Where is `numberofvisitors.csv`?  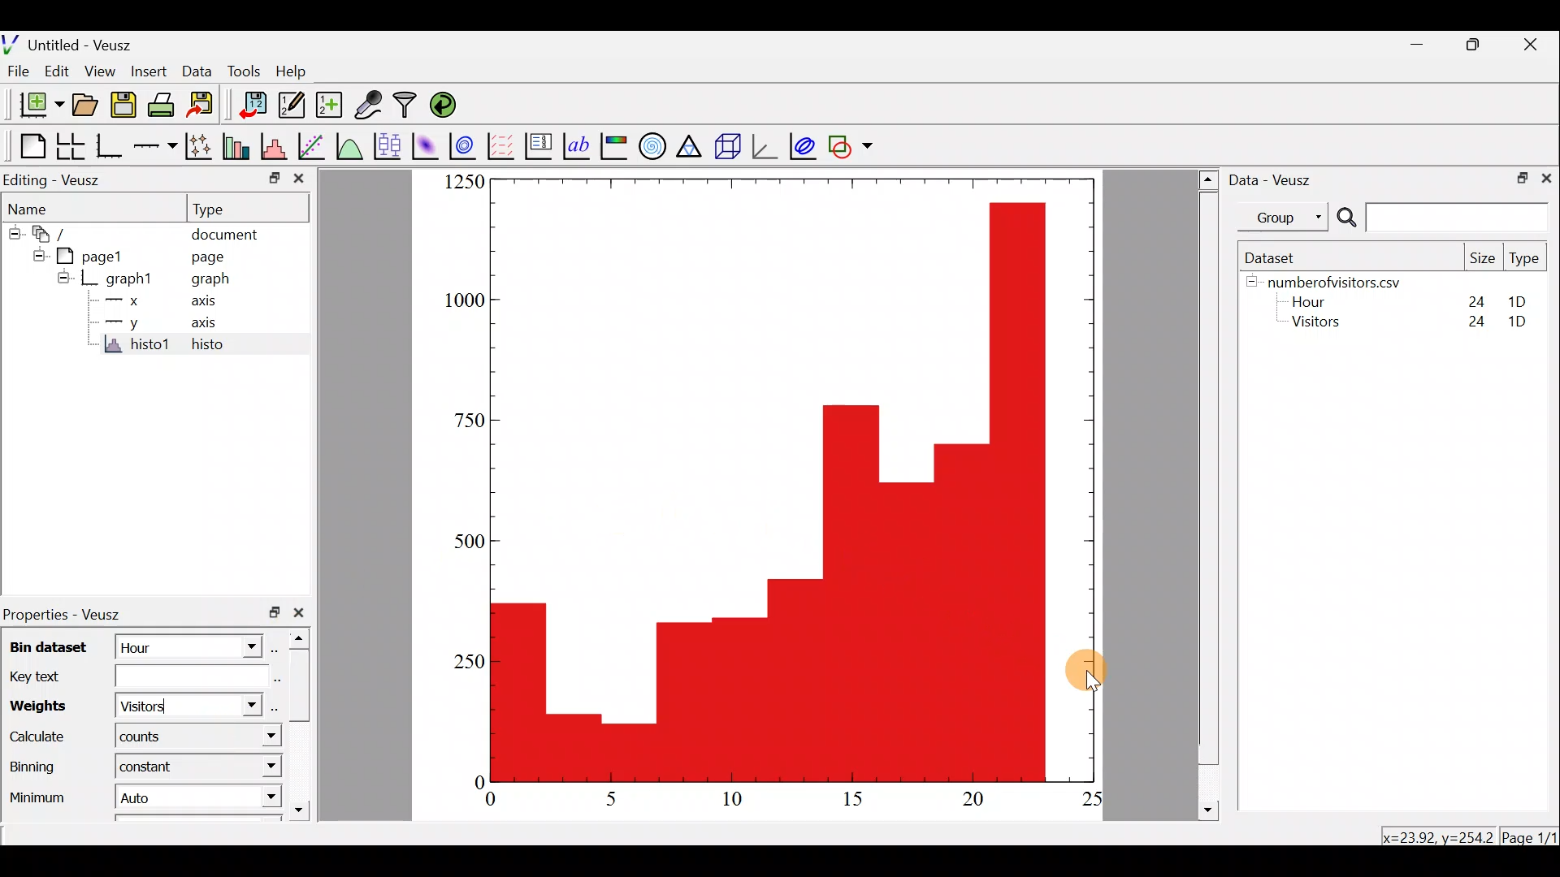
numberofvisitors.csv is located at coordinates (1344, 279).